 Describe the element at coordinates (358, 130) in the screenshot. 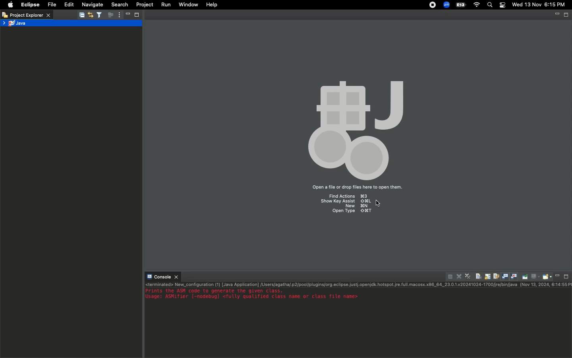

I see `Icon` at that location.